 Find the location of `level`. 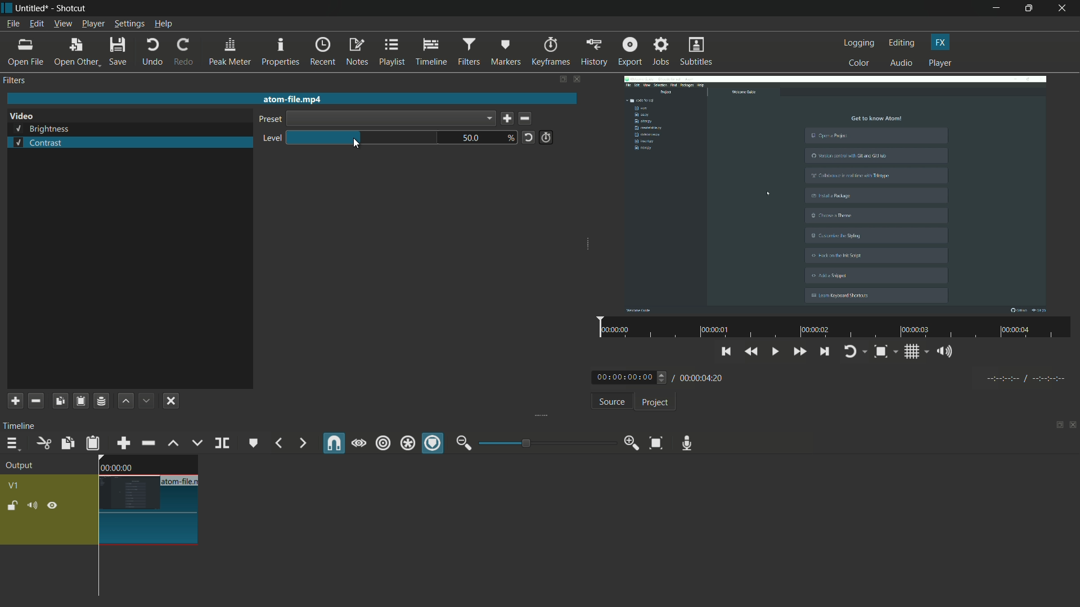

level is located at coordinates (269, 139).